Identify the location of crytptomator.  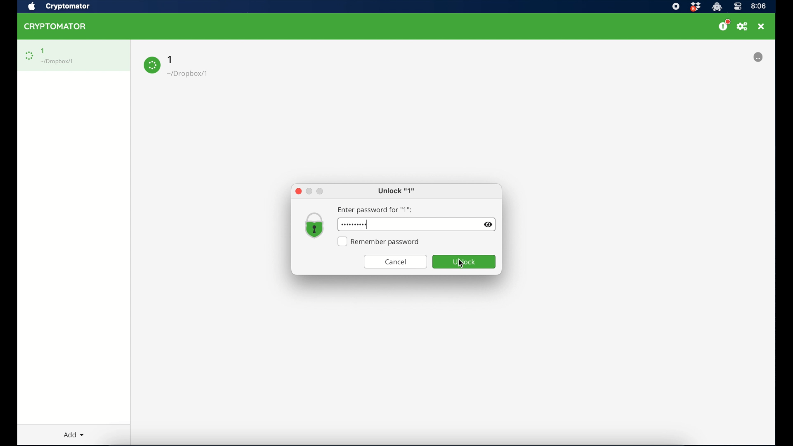
(717, 7).